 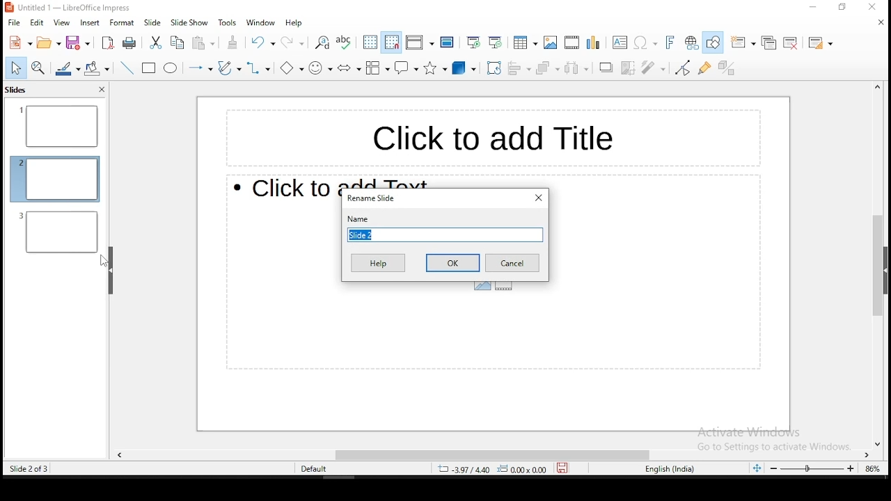 I want to click on format, so click(x=123, y=22).